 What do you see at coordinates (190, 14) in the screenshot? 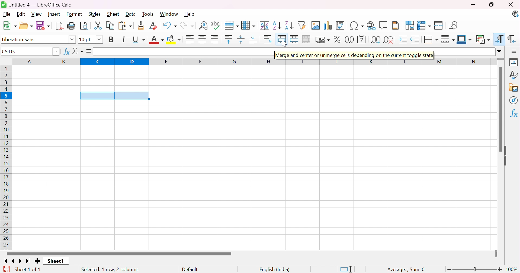
I see `Help` at bounding box center [190, 14].